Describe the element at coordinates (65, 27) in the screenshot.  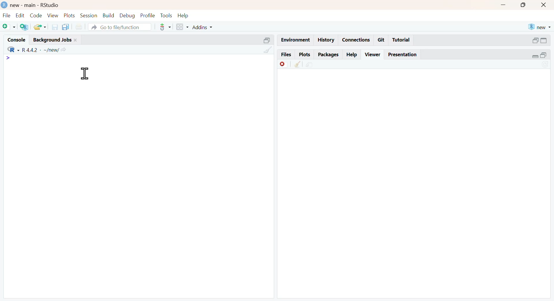
I see `copy` at that location.